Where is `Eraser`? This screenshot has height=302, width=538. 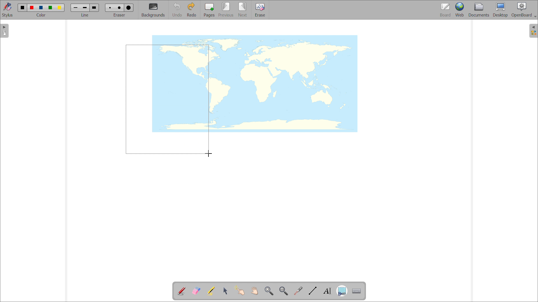
Eraser is located at coordinates (120, 15).